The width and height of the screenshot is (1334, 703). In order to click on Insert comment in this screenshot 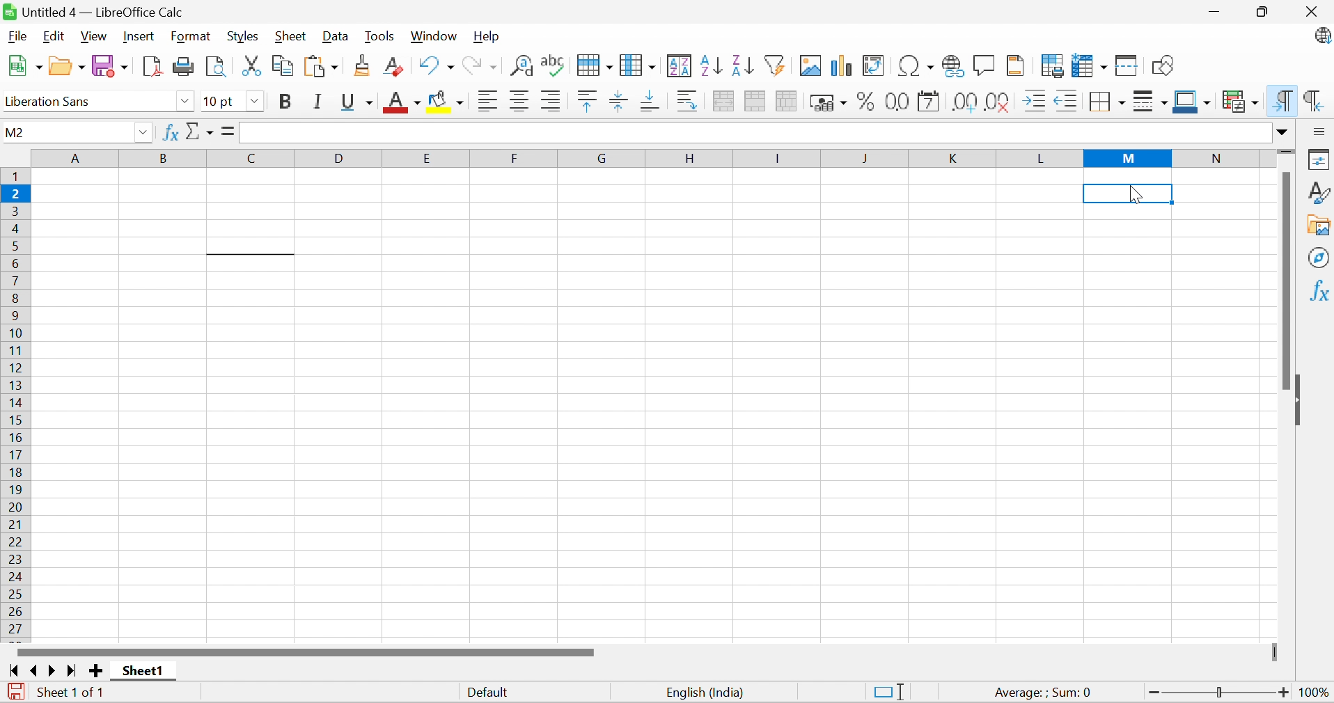, I will do `click(984, 66)`.